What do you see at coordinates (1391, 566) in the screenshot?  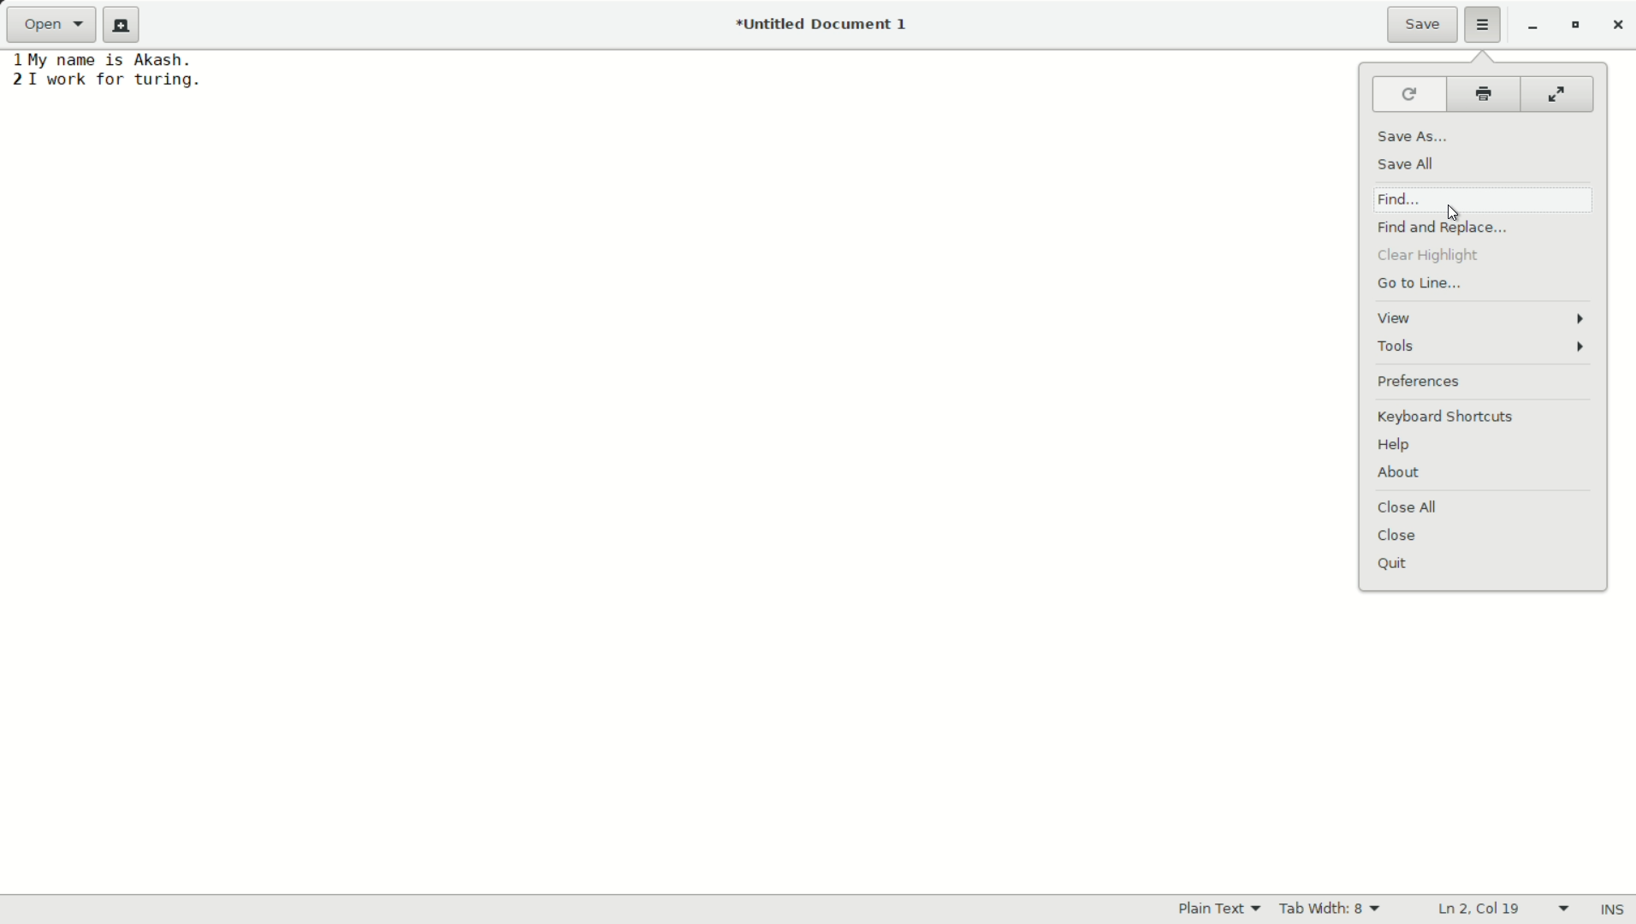 I see `quit` at bounding box center [1391, 566].